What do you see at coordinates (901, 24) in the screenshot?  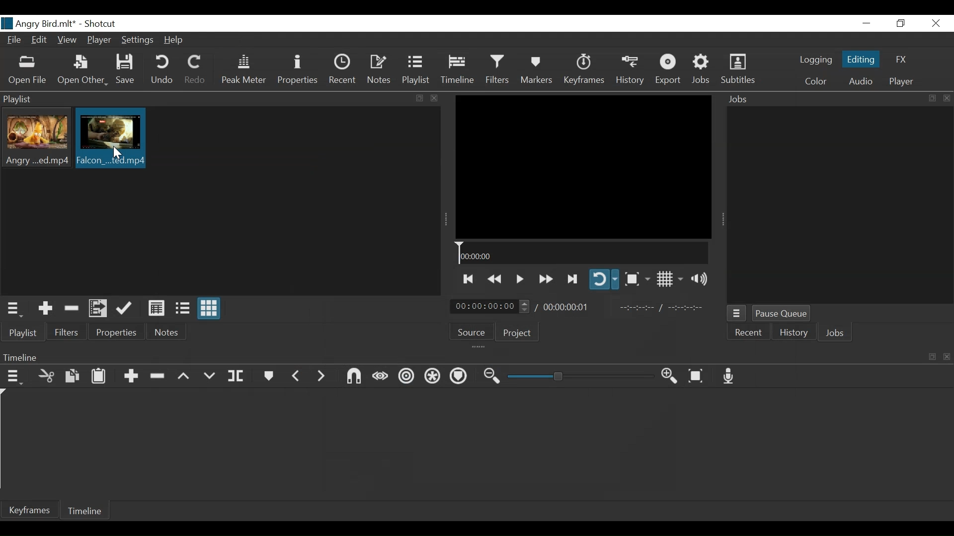 I see `Restore` at bounding box center [901, 24].